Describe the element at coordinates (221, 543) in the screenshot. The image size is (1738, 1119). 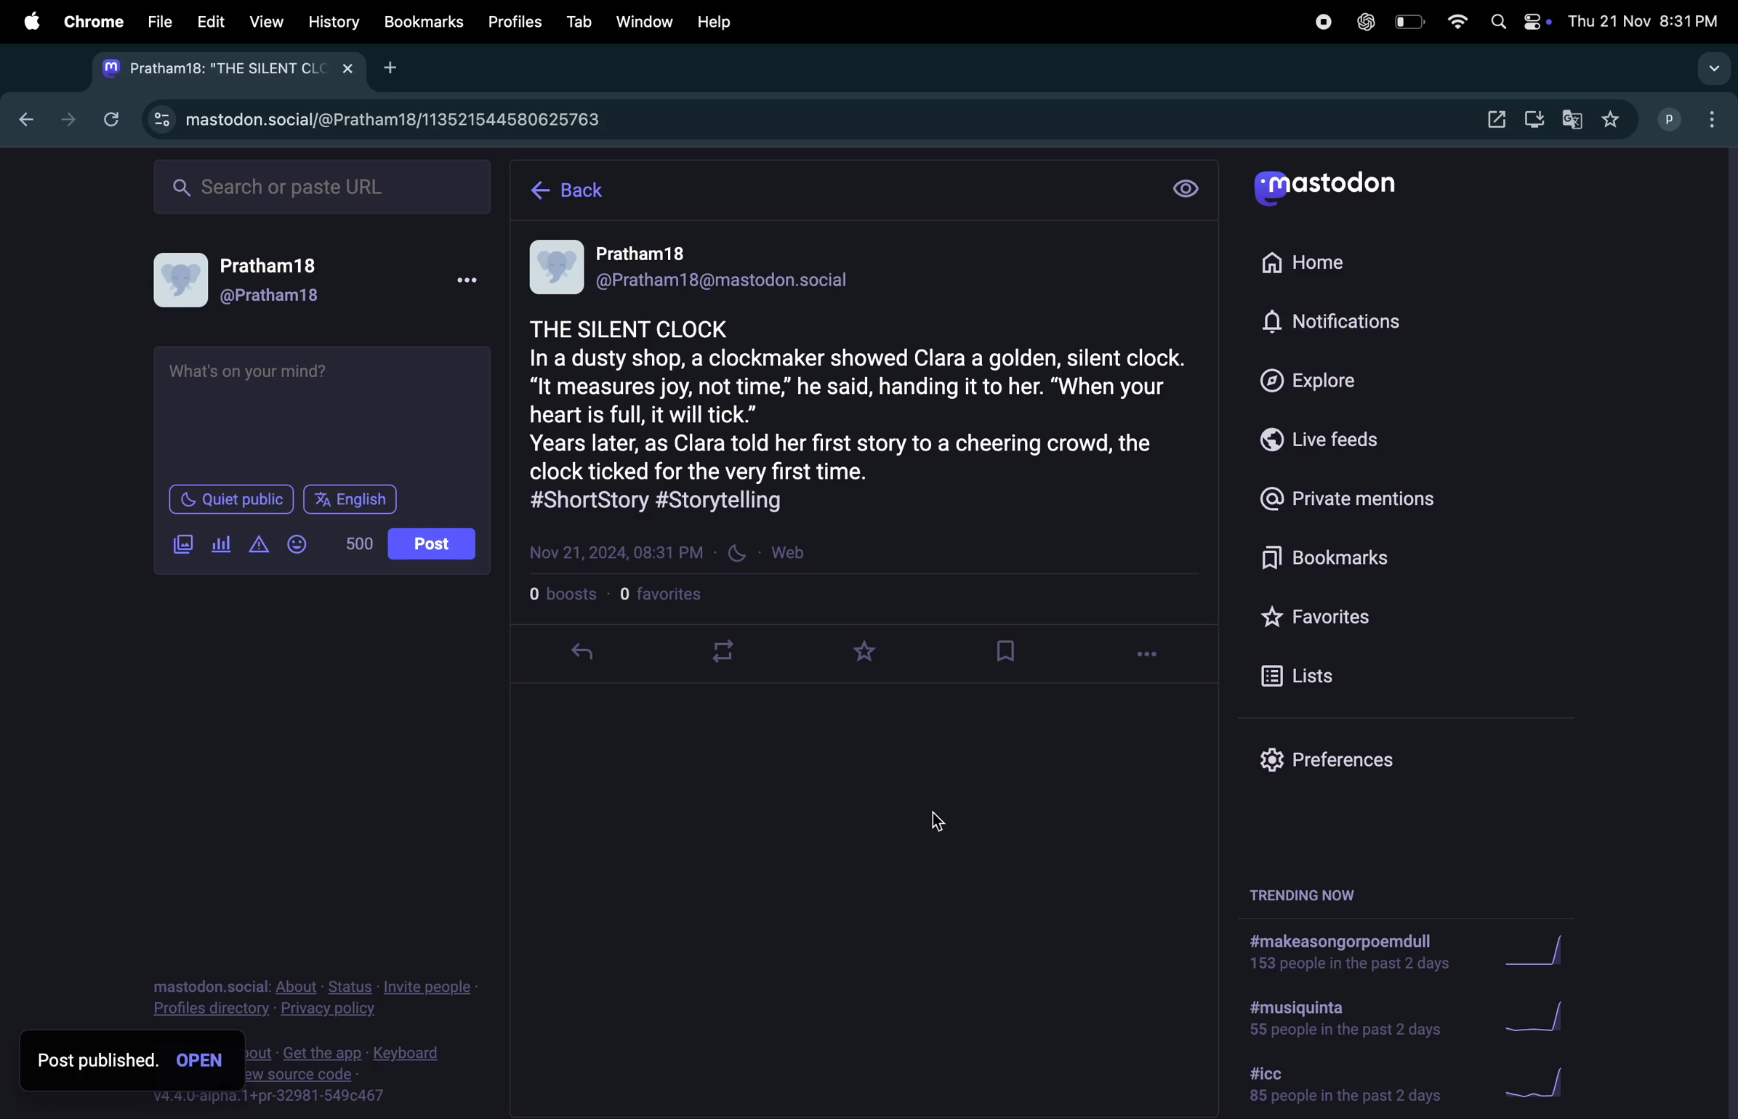
I see `add poll` at that location.